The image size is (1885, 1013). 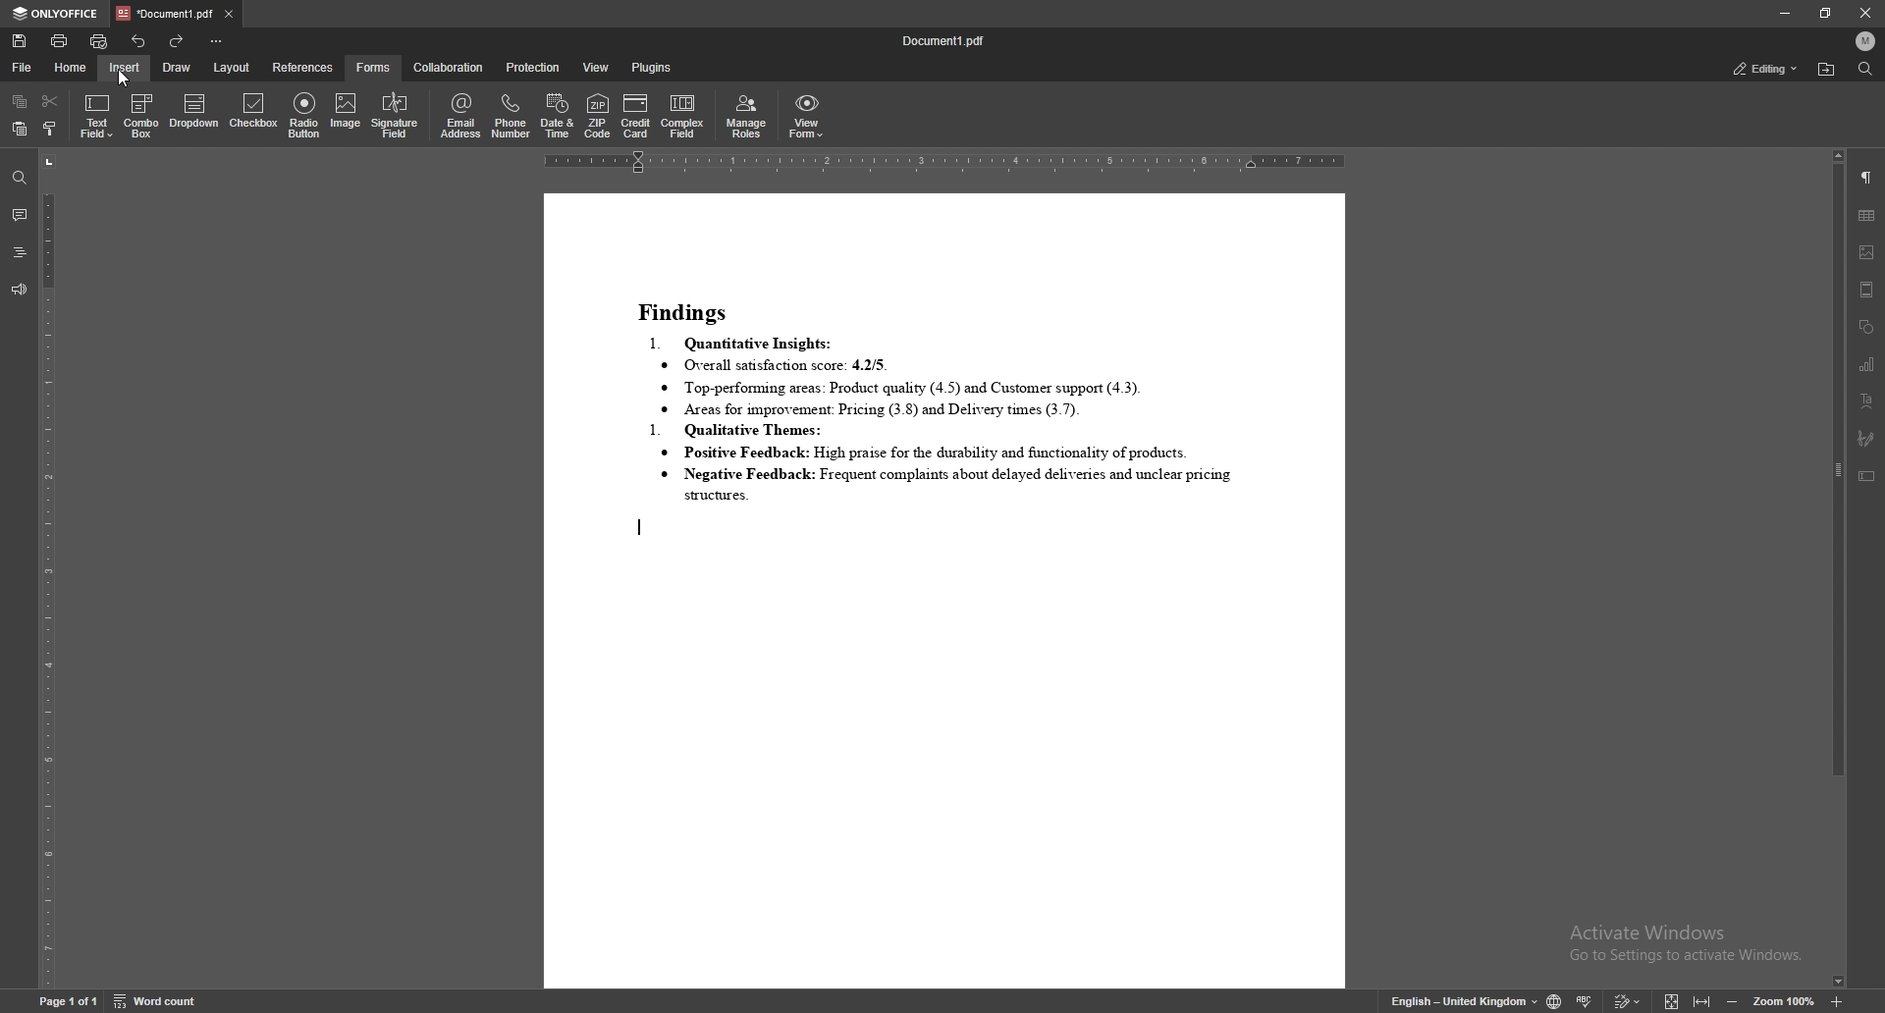 I want to click on track changes, so click(x=1628, y=1000).